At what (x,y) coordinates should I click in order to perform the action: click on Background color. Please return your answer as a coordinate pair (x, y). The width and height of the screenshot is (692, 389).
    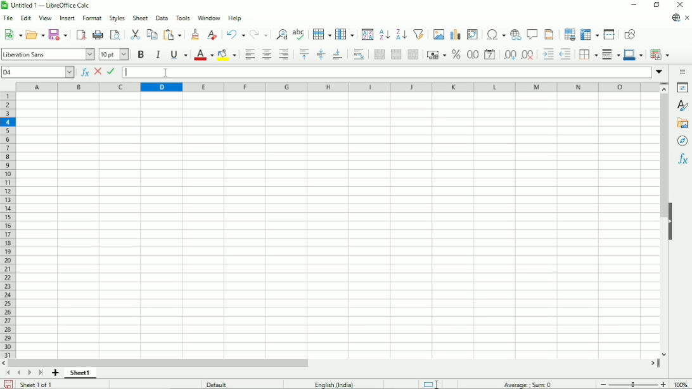
    Looking at the image, I should click on (227, 55).